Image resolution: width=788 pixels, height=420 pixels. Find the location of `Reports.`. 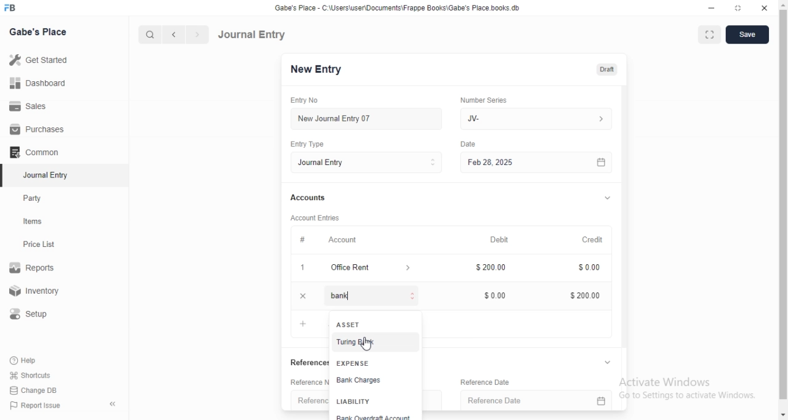

Reports. is located at coordinates (34, 270).